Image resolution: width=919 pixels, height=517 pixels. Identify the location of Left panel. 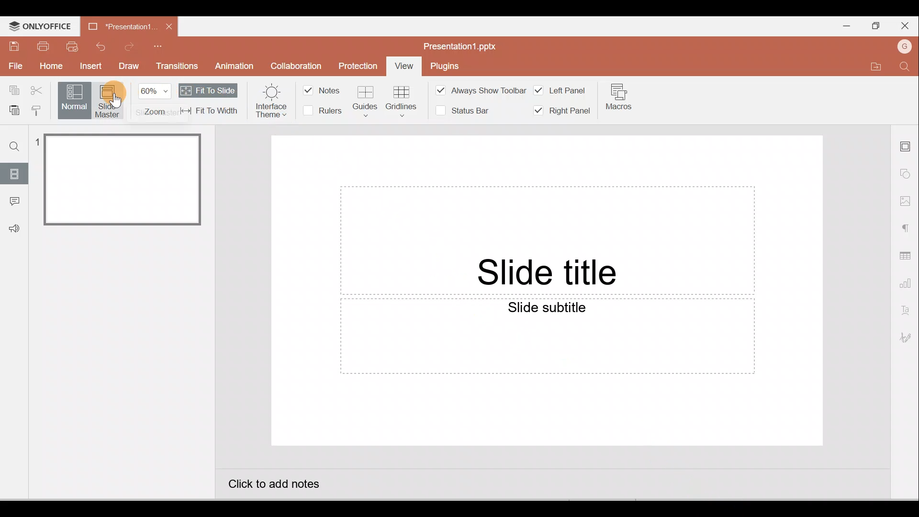
(561, 89).